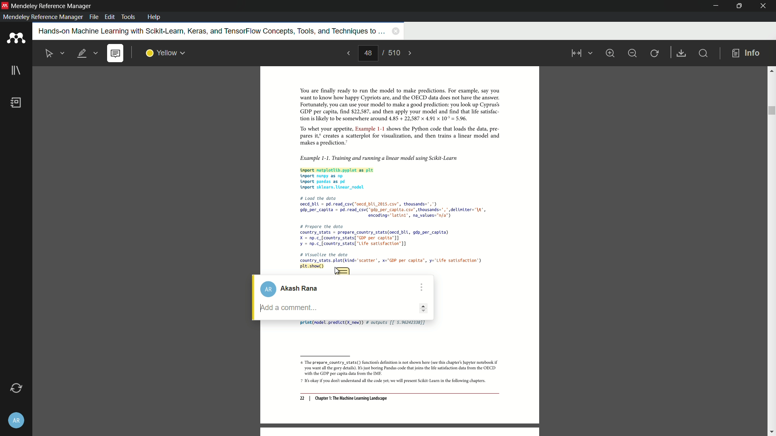  I want to click on profile name, so click(294, 289).